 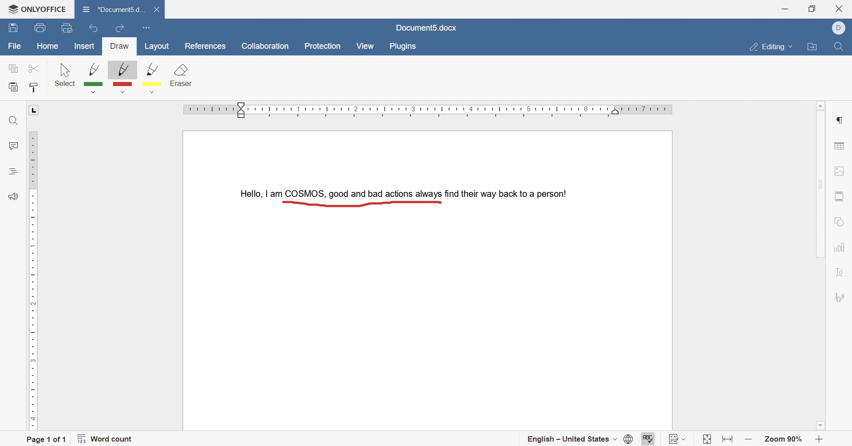 I want to click on english - united states, so click(x=572, y=441).